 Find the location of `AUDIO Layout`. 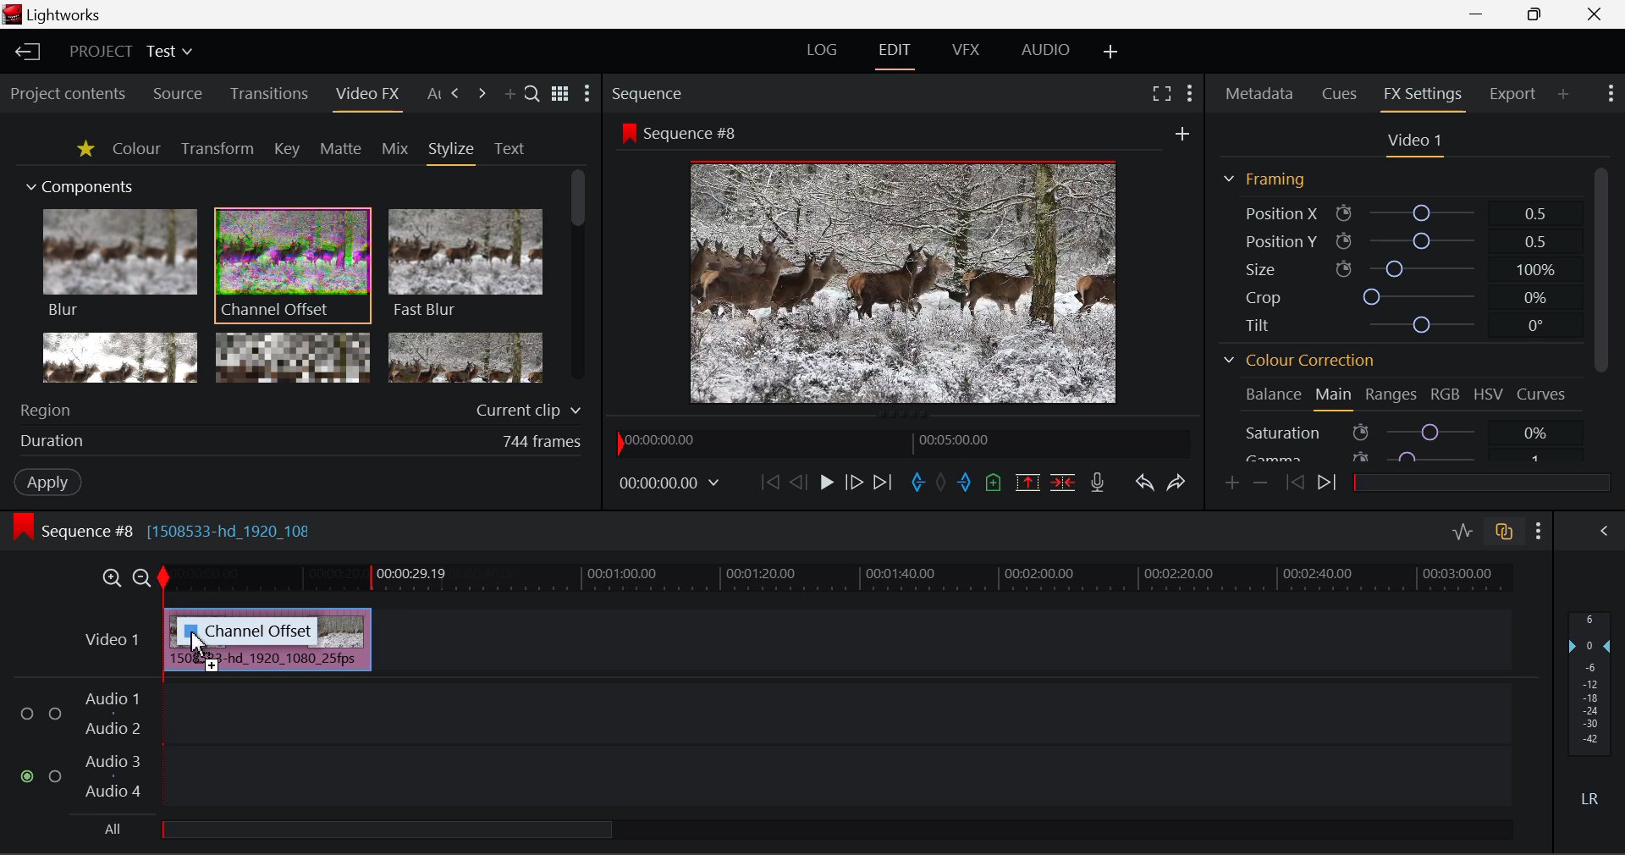

AUDIO Layout is located at coordinates (1048, 53).